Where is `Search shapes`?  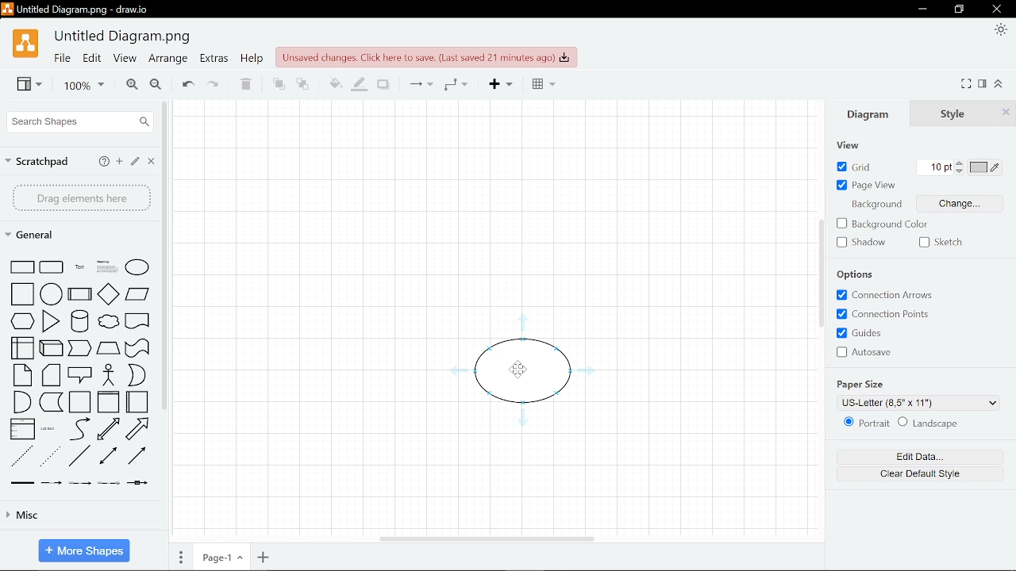 Search shapes is located at coordinates (82, 121).